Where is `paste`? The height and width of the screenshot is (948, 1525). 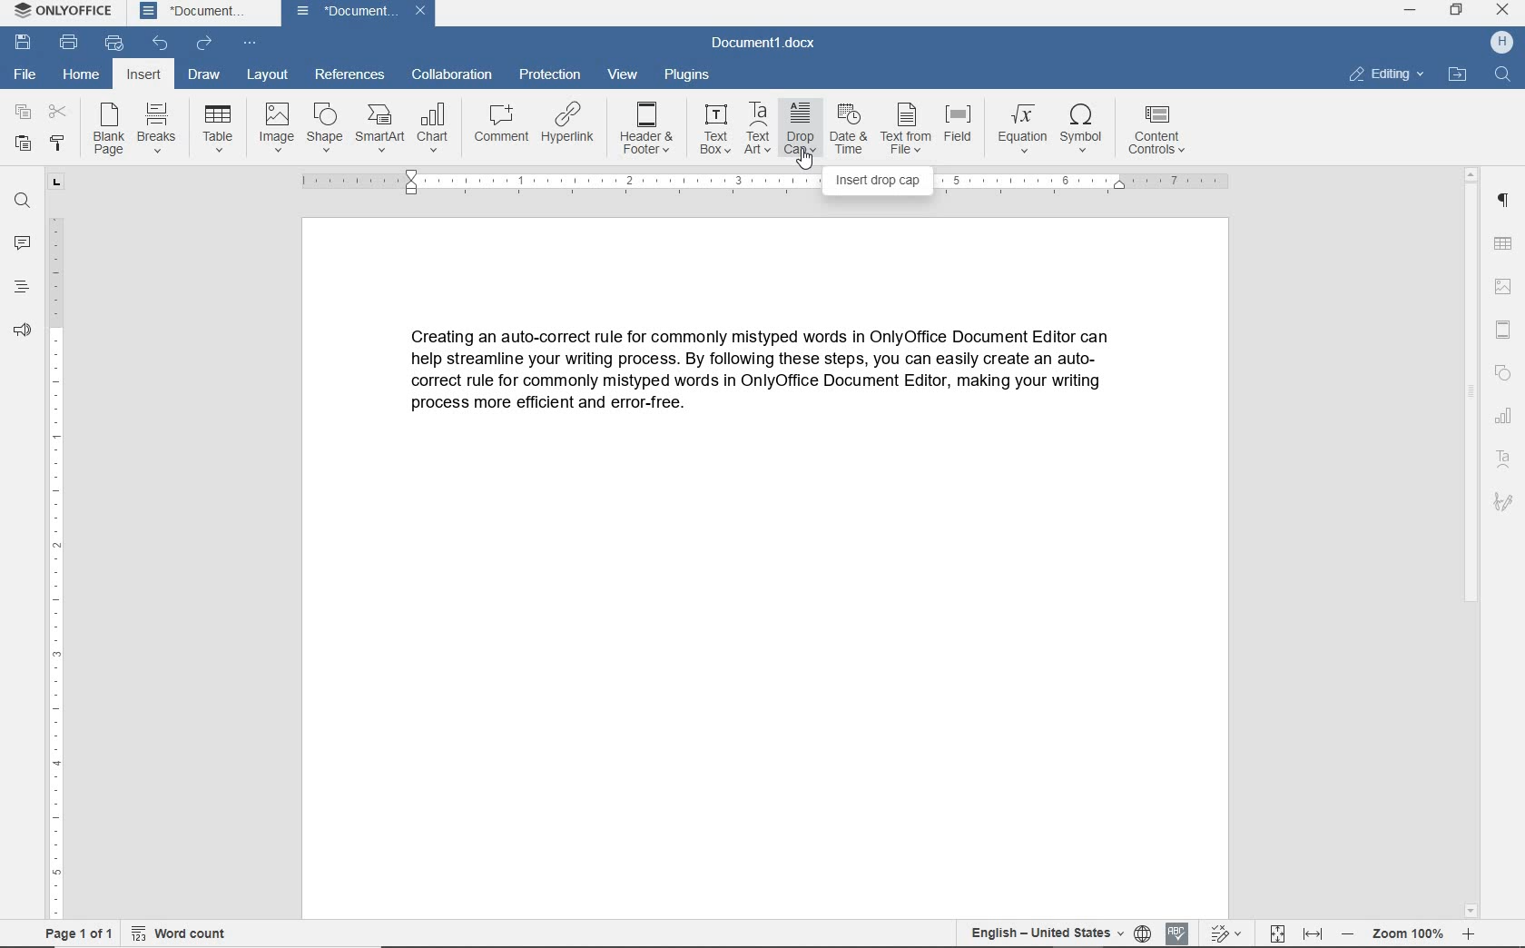 paste is located at coordinates (24, 145).